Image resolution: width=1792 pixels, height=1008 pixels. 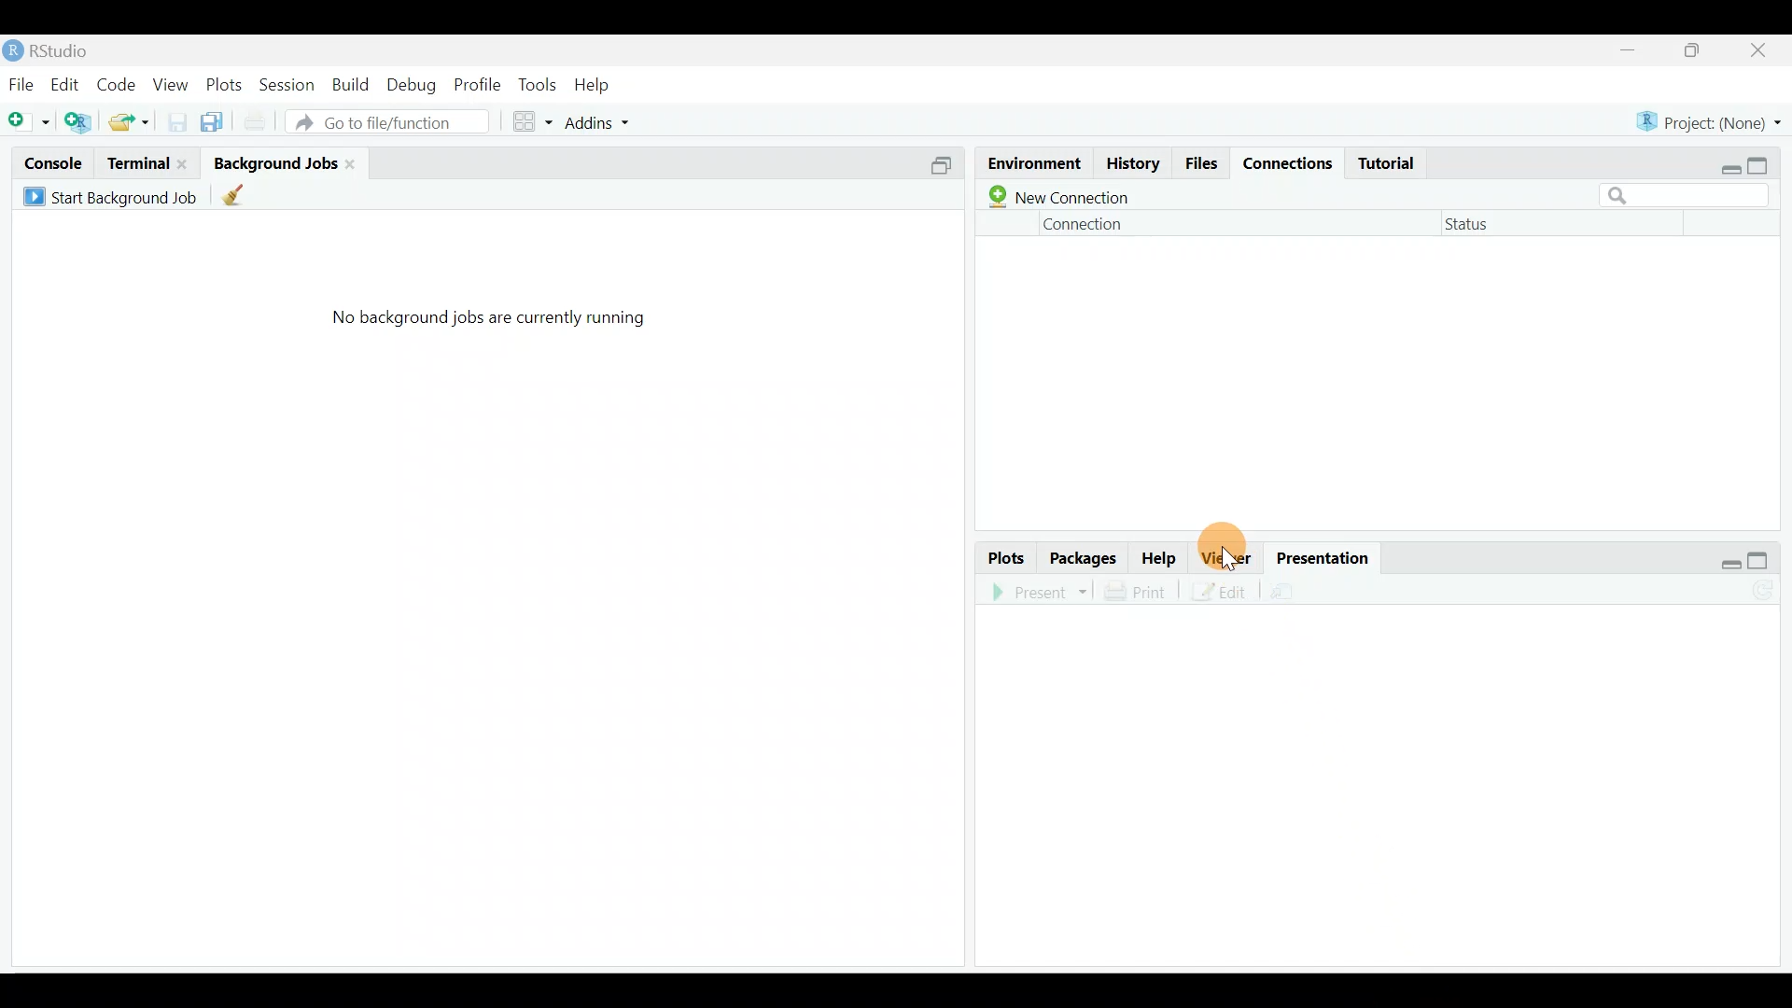 I want to click on Viewer, so click(x=1231, y=557).